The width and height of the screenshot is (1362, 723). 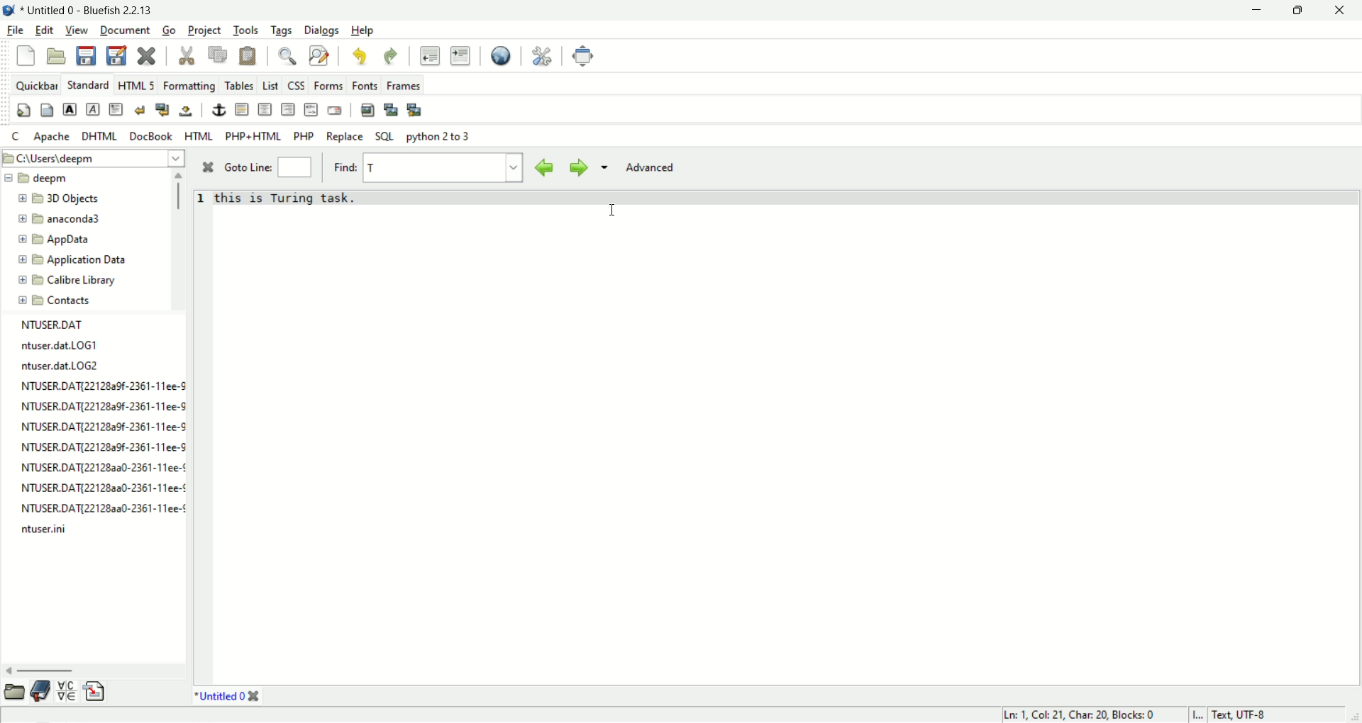 I want to click on document name, so click(x=96, y=9).